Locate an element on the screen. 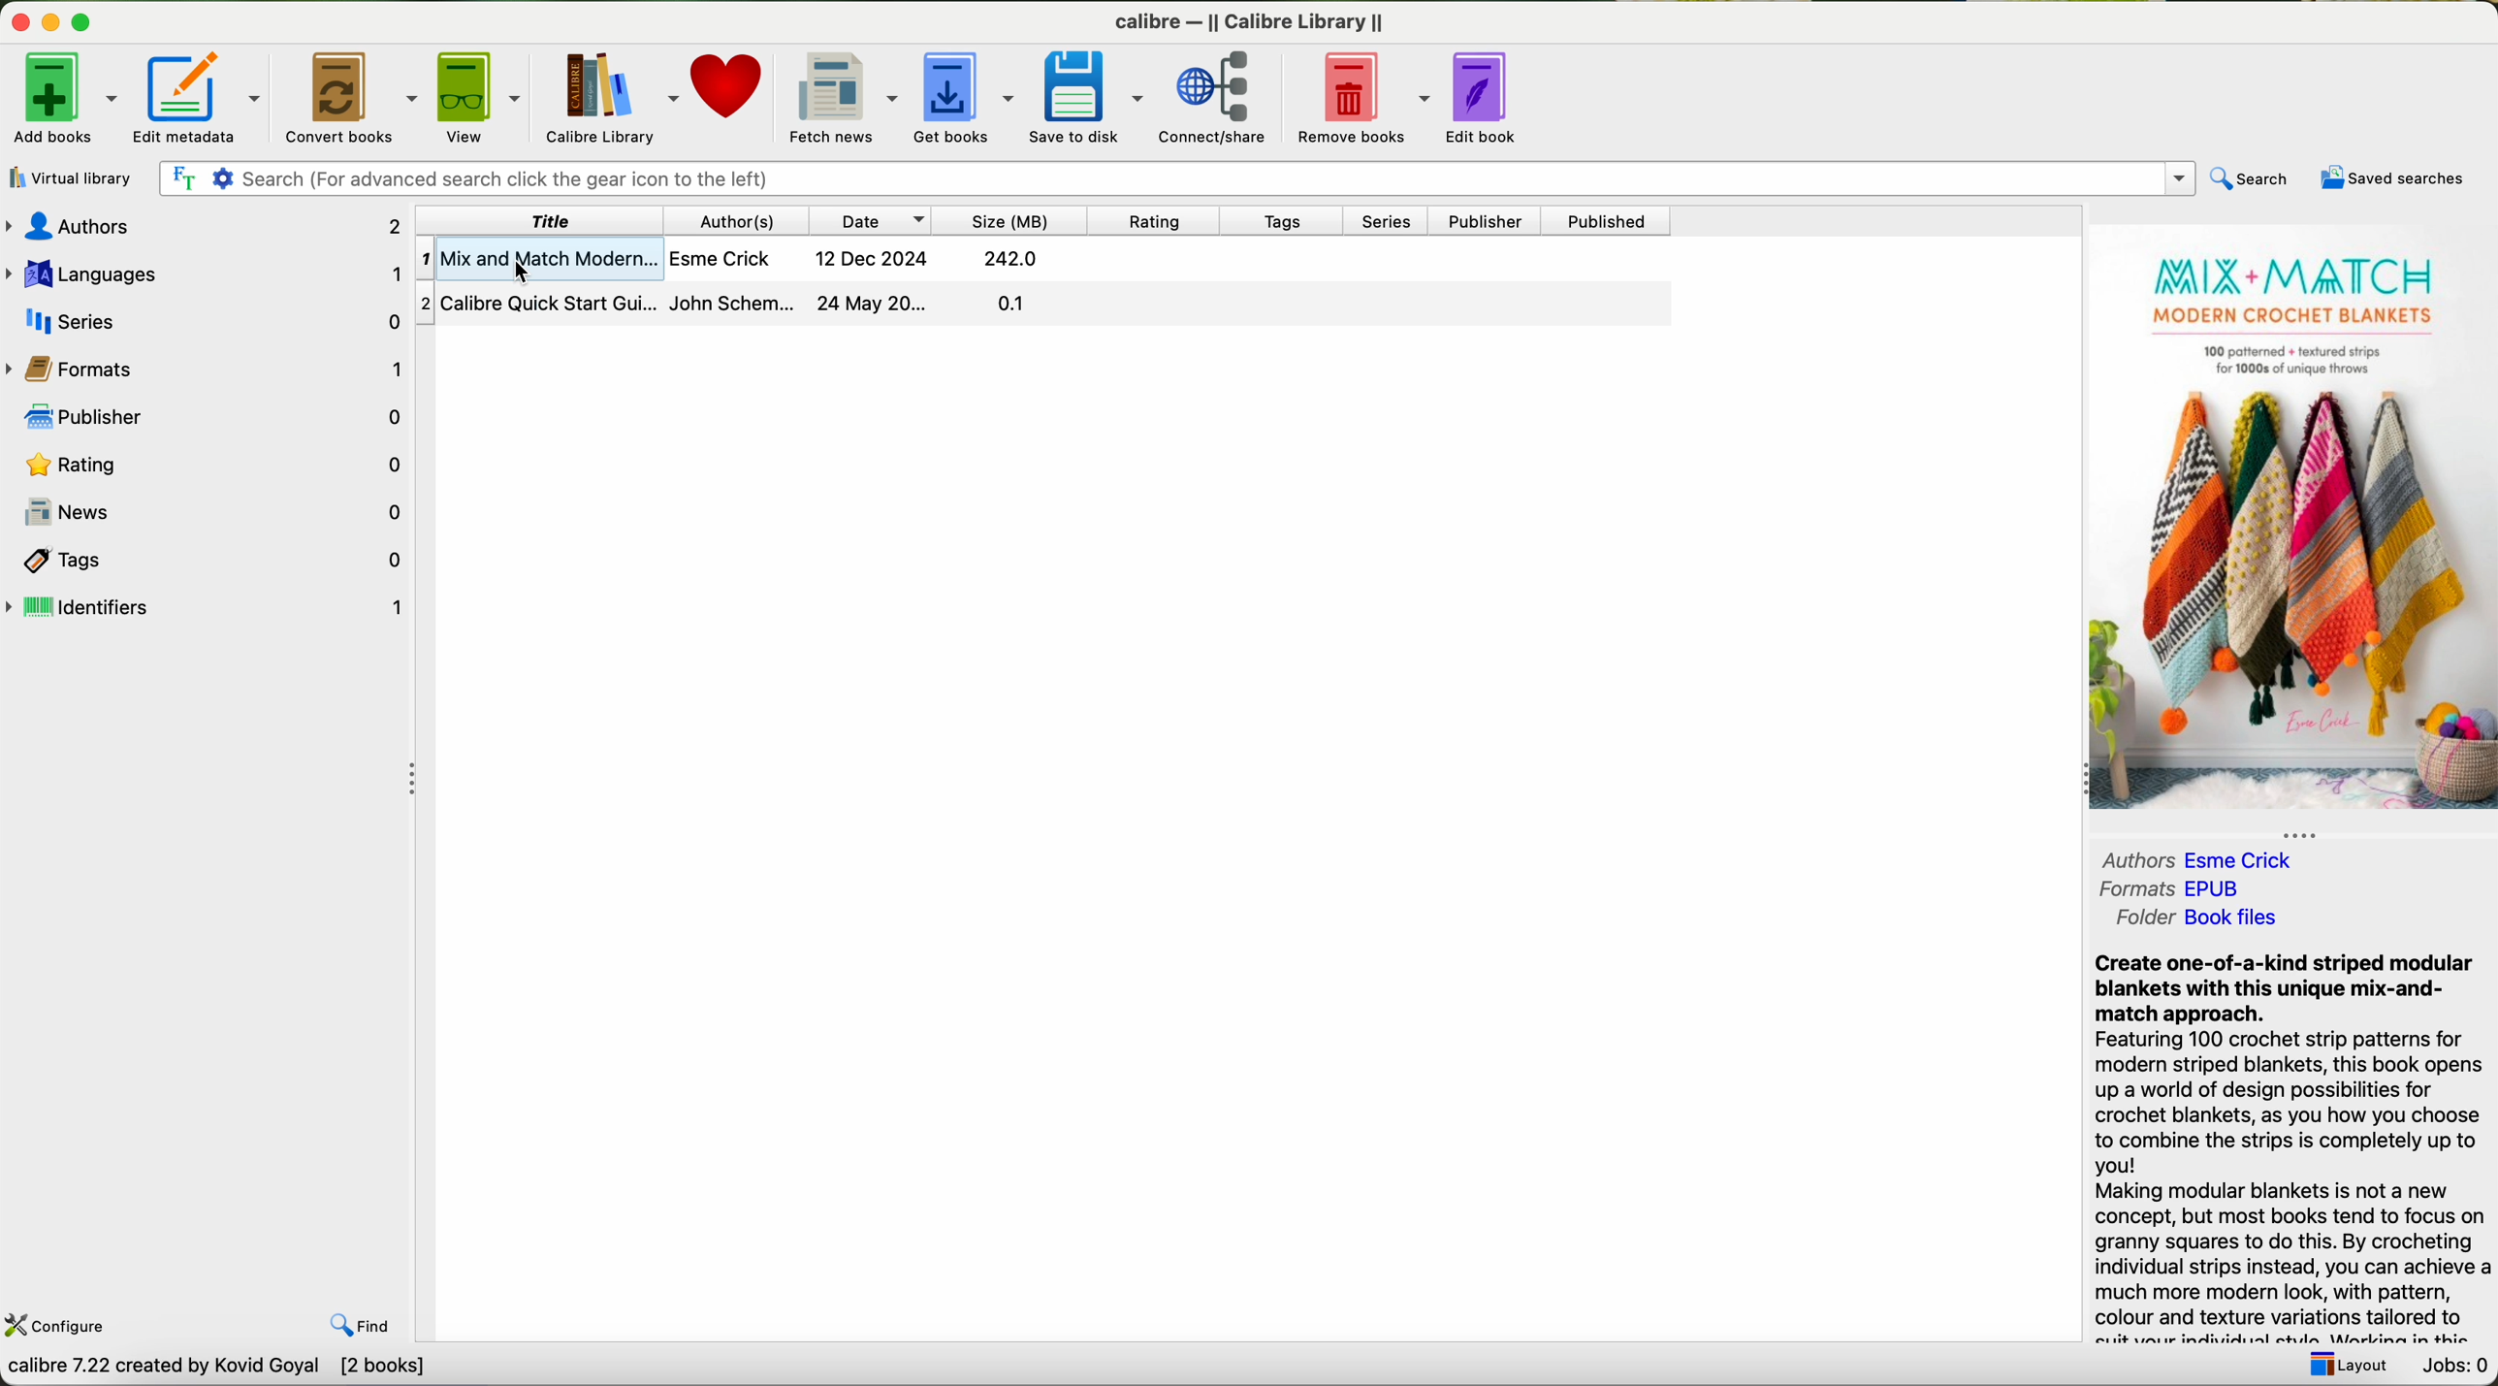  get books is located at coordinates (965, 95).